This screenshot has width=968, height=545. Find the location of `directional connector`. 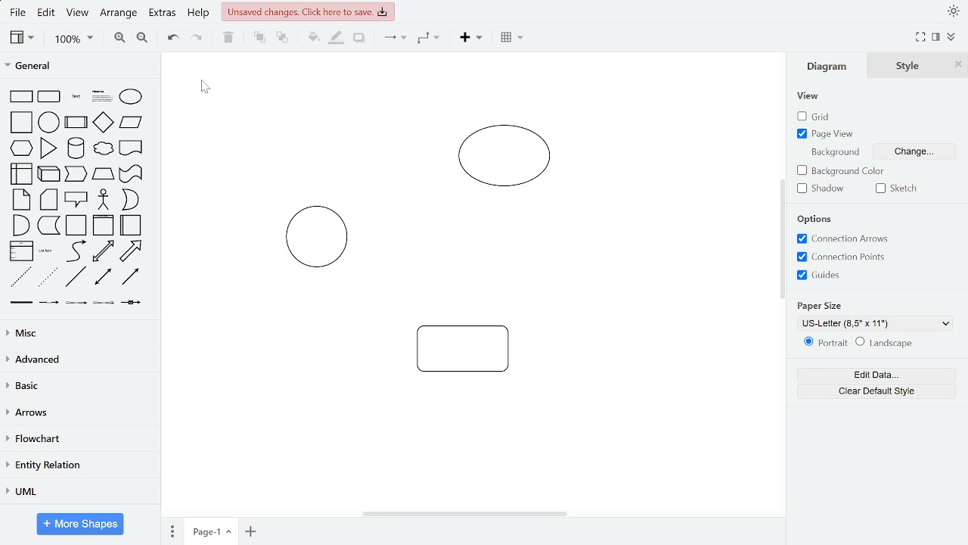

directional connector is located at coordinates (132, 278).